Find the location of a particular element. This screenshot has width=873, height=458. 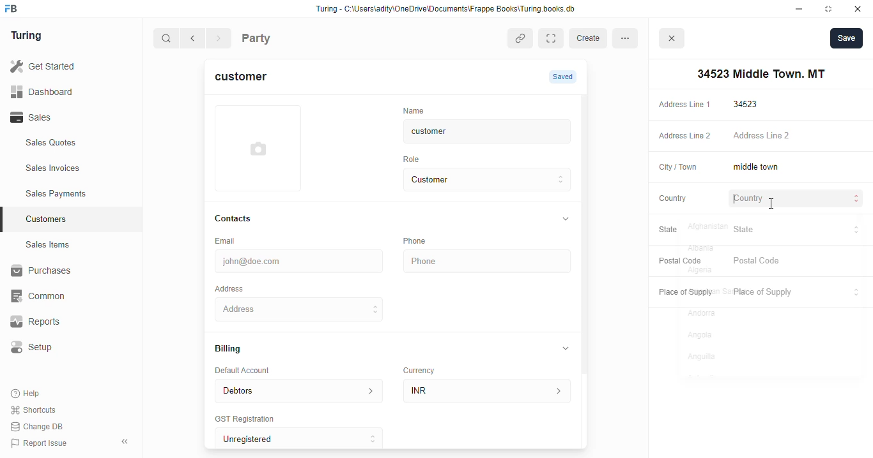

Sales Invoices is located at coordinates (75, 168).